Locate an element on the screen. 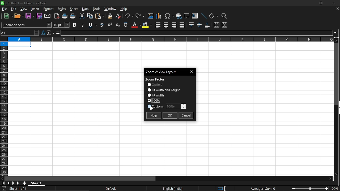 This screenshot has width=340, height=191. add sheet is located at coordinates (24, 183).